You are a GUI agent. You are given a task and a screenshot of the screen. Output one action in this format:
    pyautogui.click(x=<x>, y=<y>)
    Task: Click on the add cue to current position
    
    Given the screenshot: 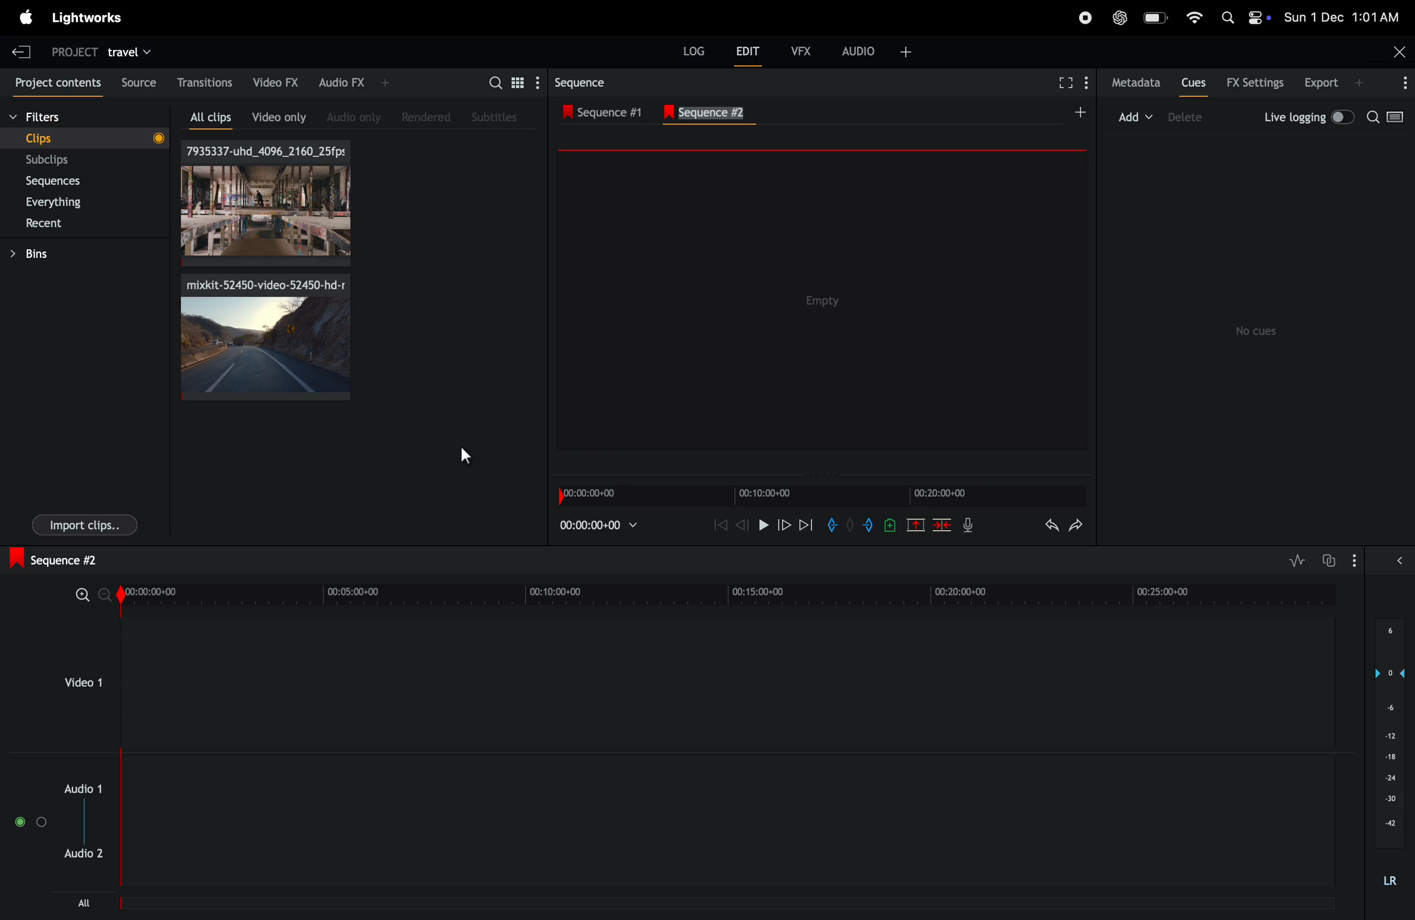 What is the action you would take?
    pyautogui.click(x=890, y=528)
    